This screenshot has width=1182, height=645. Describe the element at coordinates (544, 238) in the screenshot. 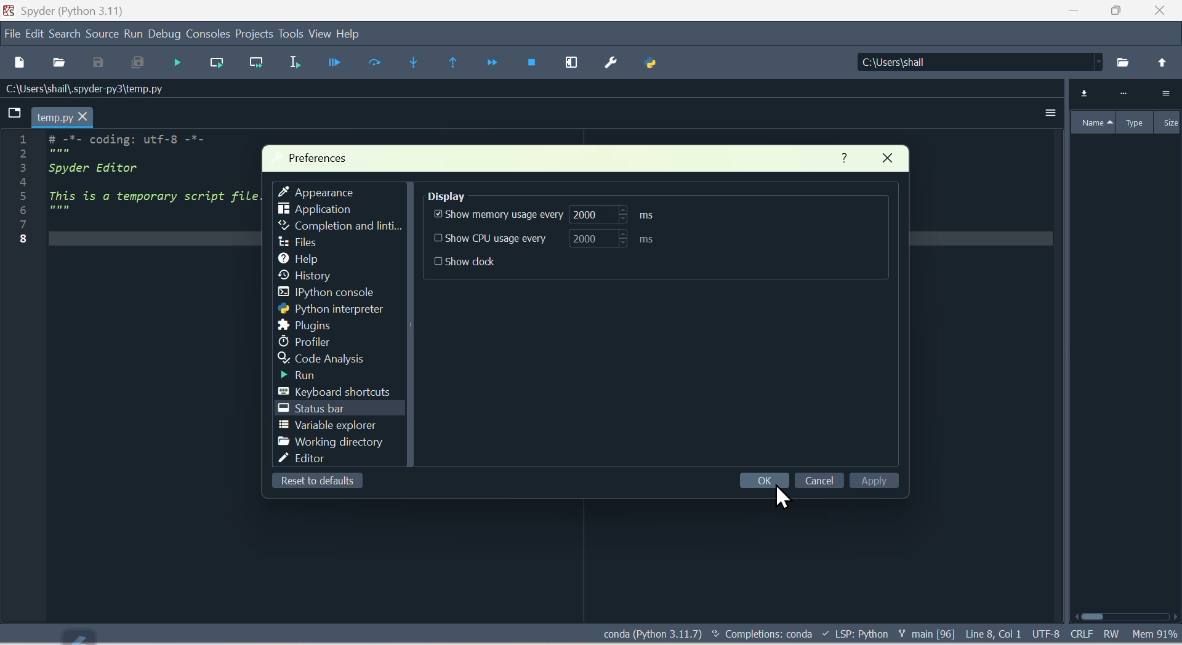

I see `Show CPU usage` at that location.